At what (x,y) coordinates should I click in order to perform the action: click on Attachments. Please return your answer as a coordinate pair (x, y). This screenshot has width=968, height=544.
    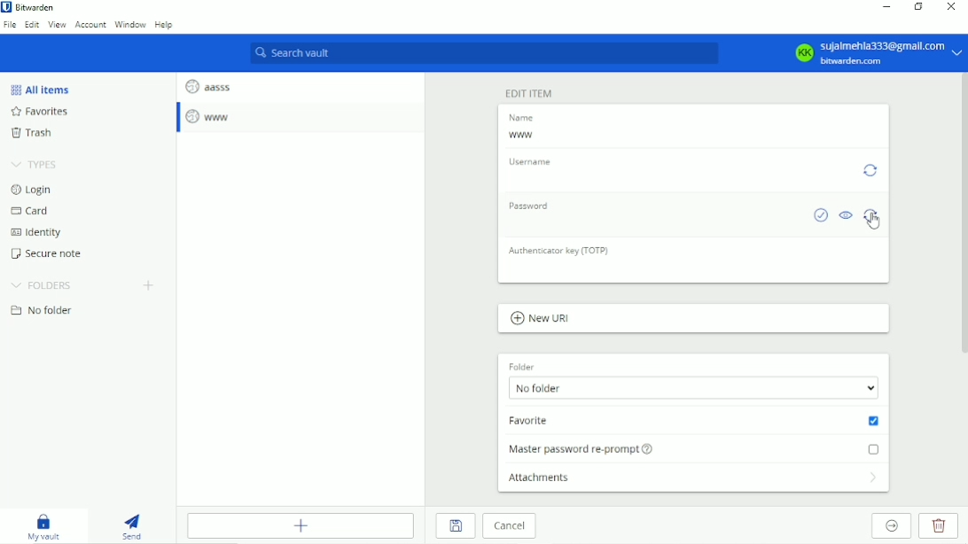
    Looking at the image, I should click on (695, 481).